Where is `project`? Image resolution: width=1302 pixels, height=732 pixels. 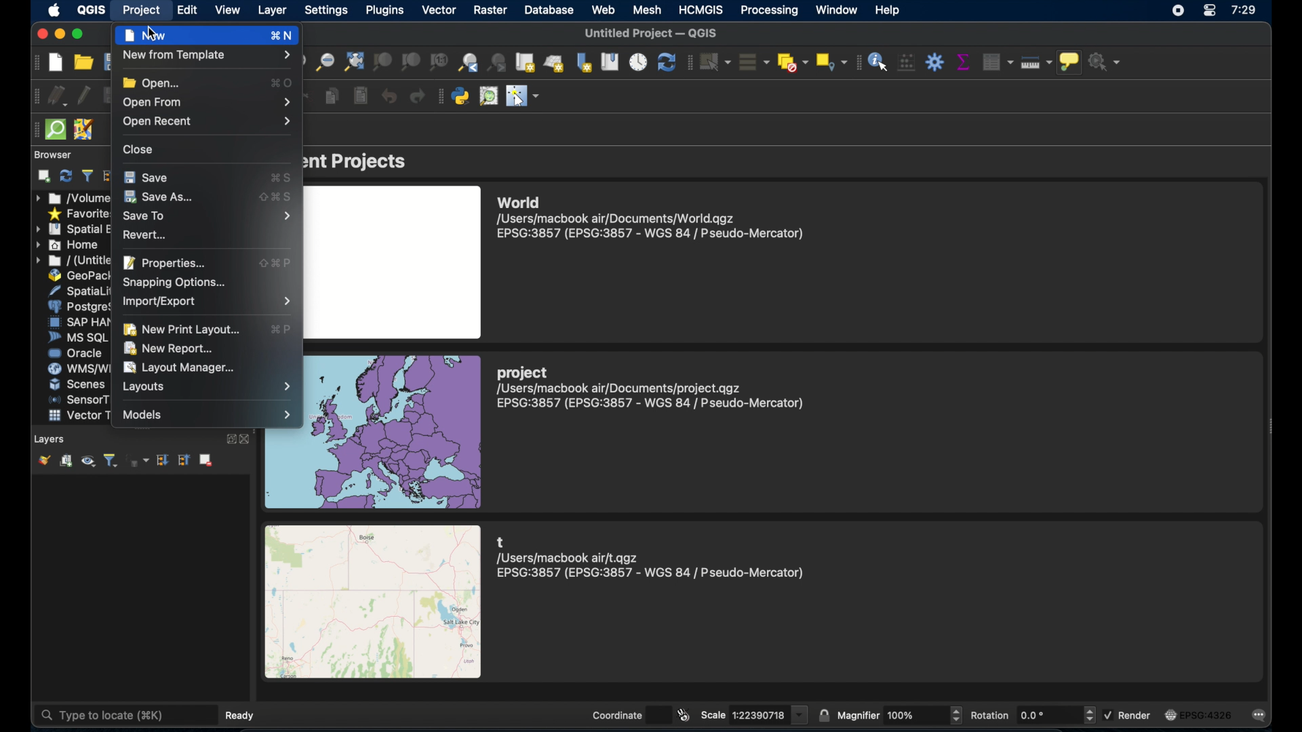
project is located at coordinates (523, 372).